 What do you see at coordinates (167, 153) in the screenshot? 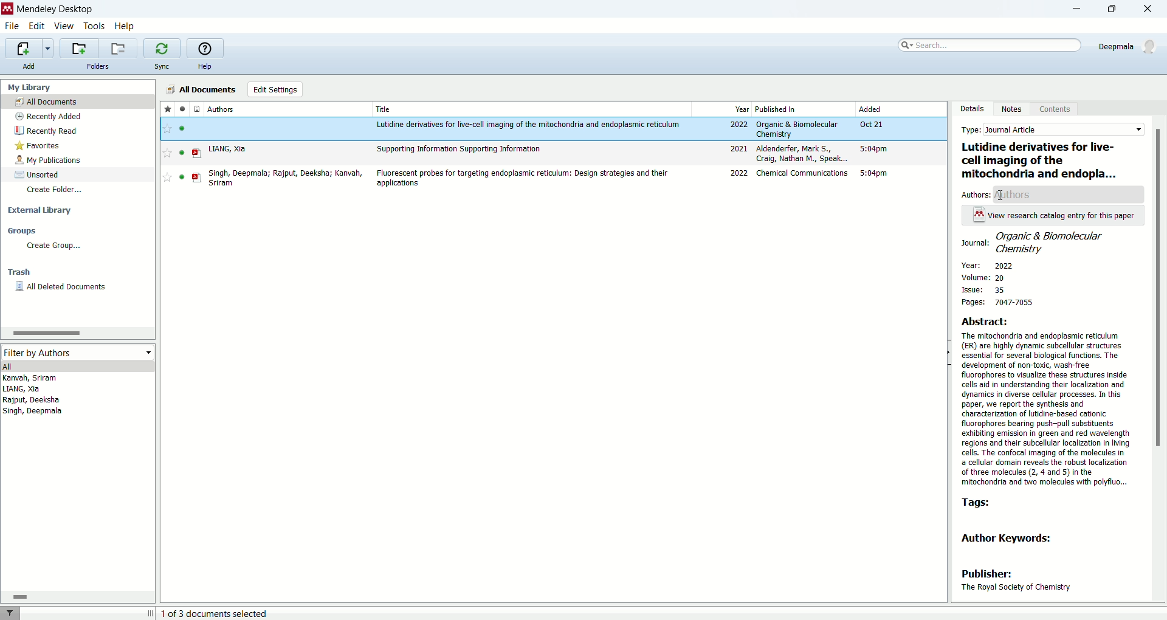
I see `Favourite` at bounding box center [167, 153].